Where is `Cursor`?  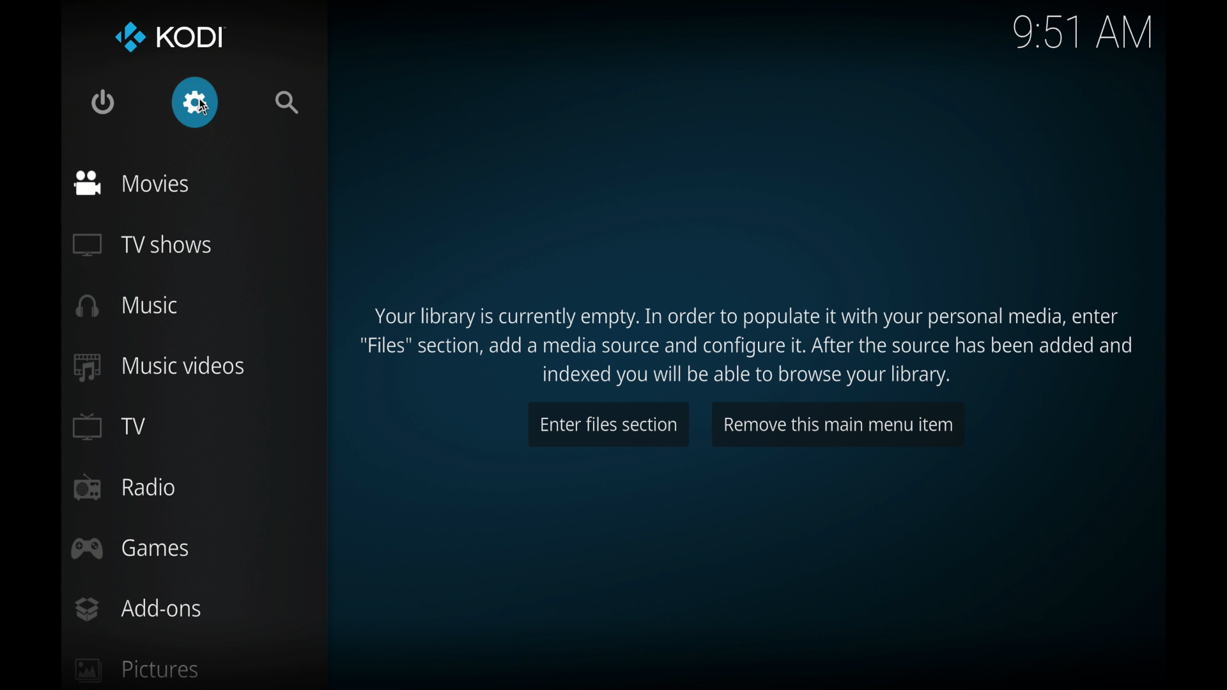 Cursor is located at coordinates (199, 107).